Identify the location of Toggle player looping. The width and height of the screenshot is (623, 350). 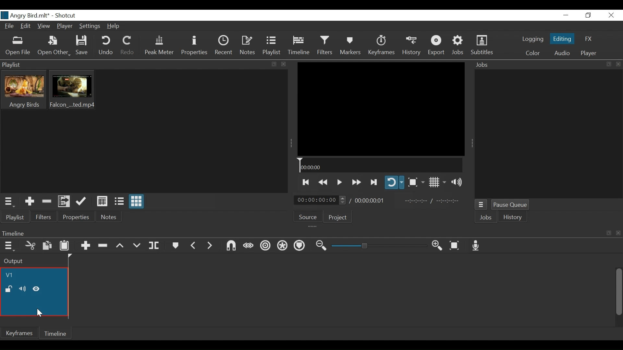
(395, 182).